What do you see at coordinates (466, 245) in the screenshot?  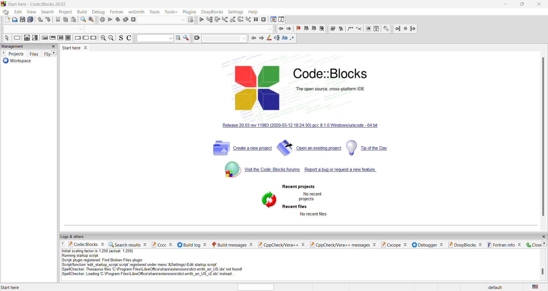 I see `Doxyblocks` at bounding box center [466, 245].